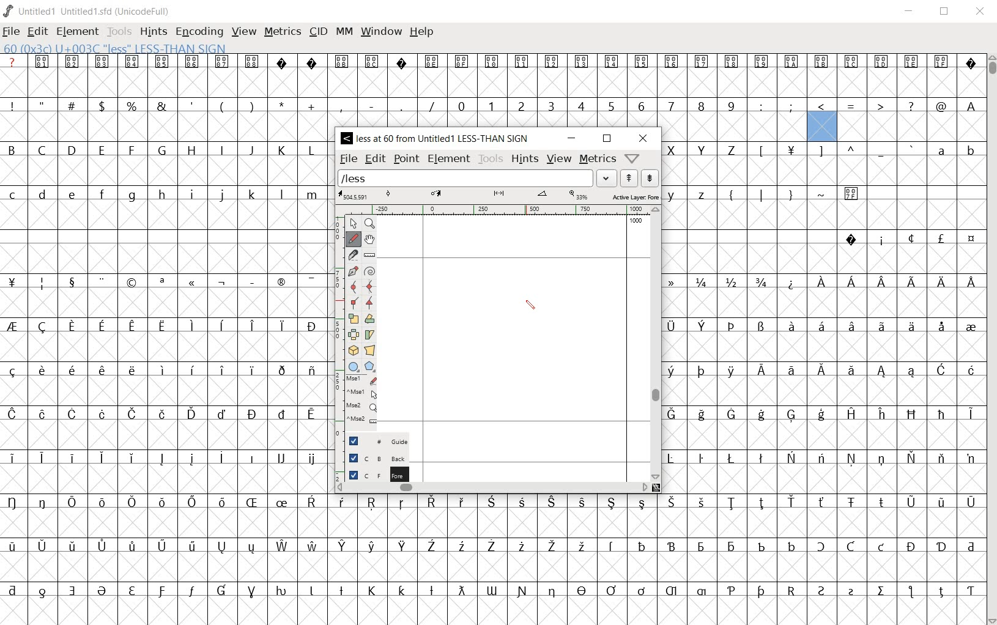 The height and width of the screenshot is (625, 997). What do you see at coordinates (635, 221) in the screenshot?
I see `1000` at bounding box center [635, 221].